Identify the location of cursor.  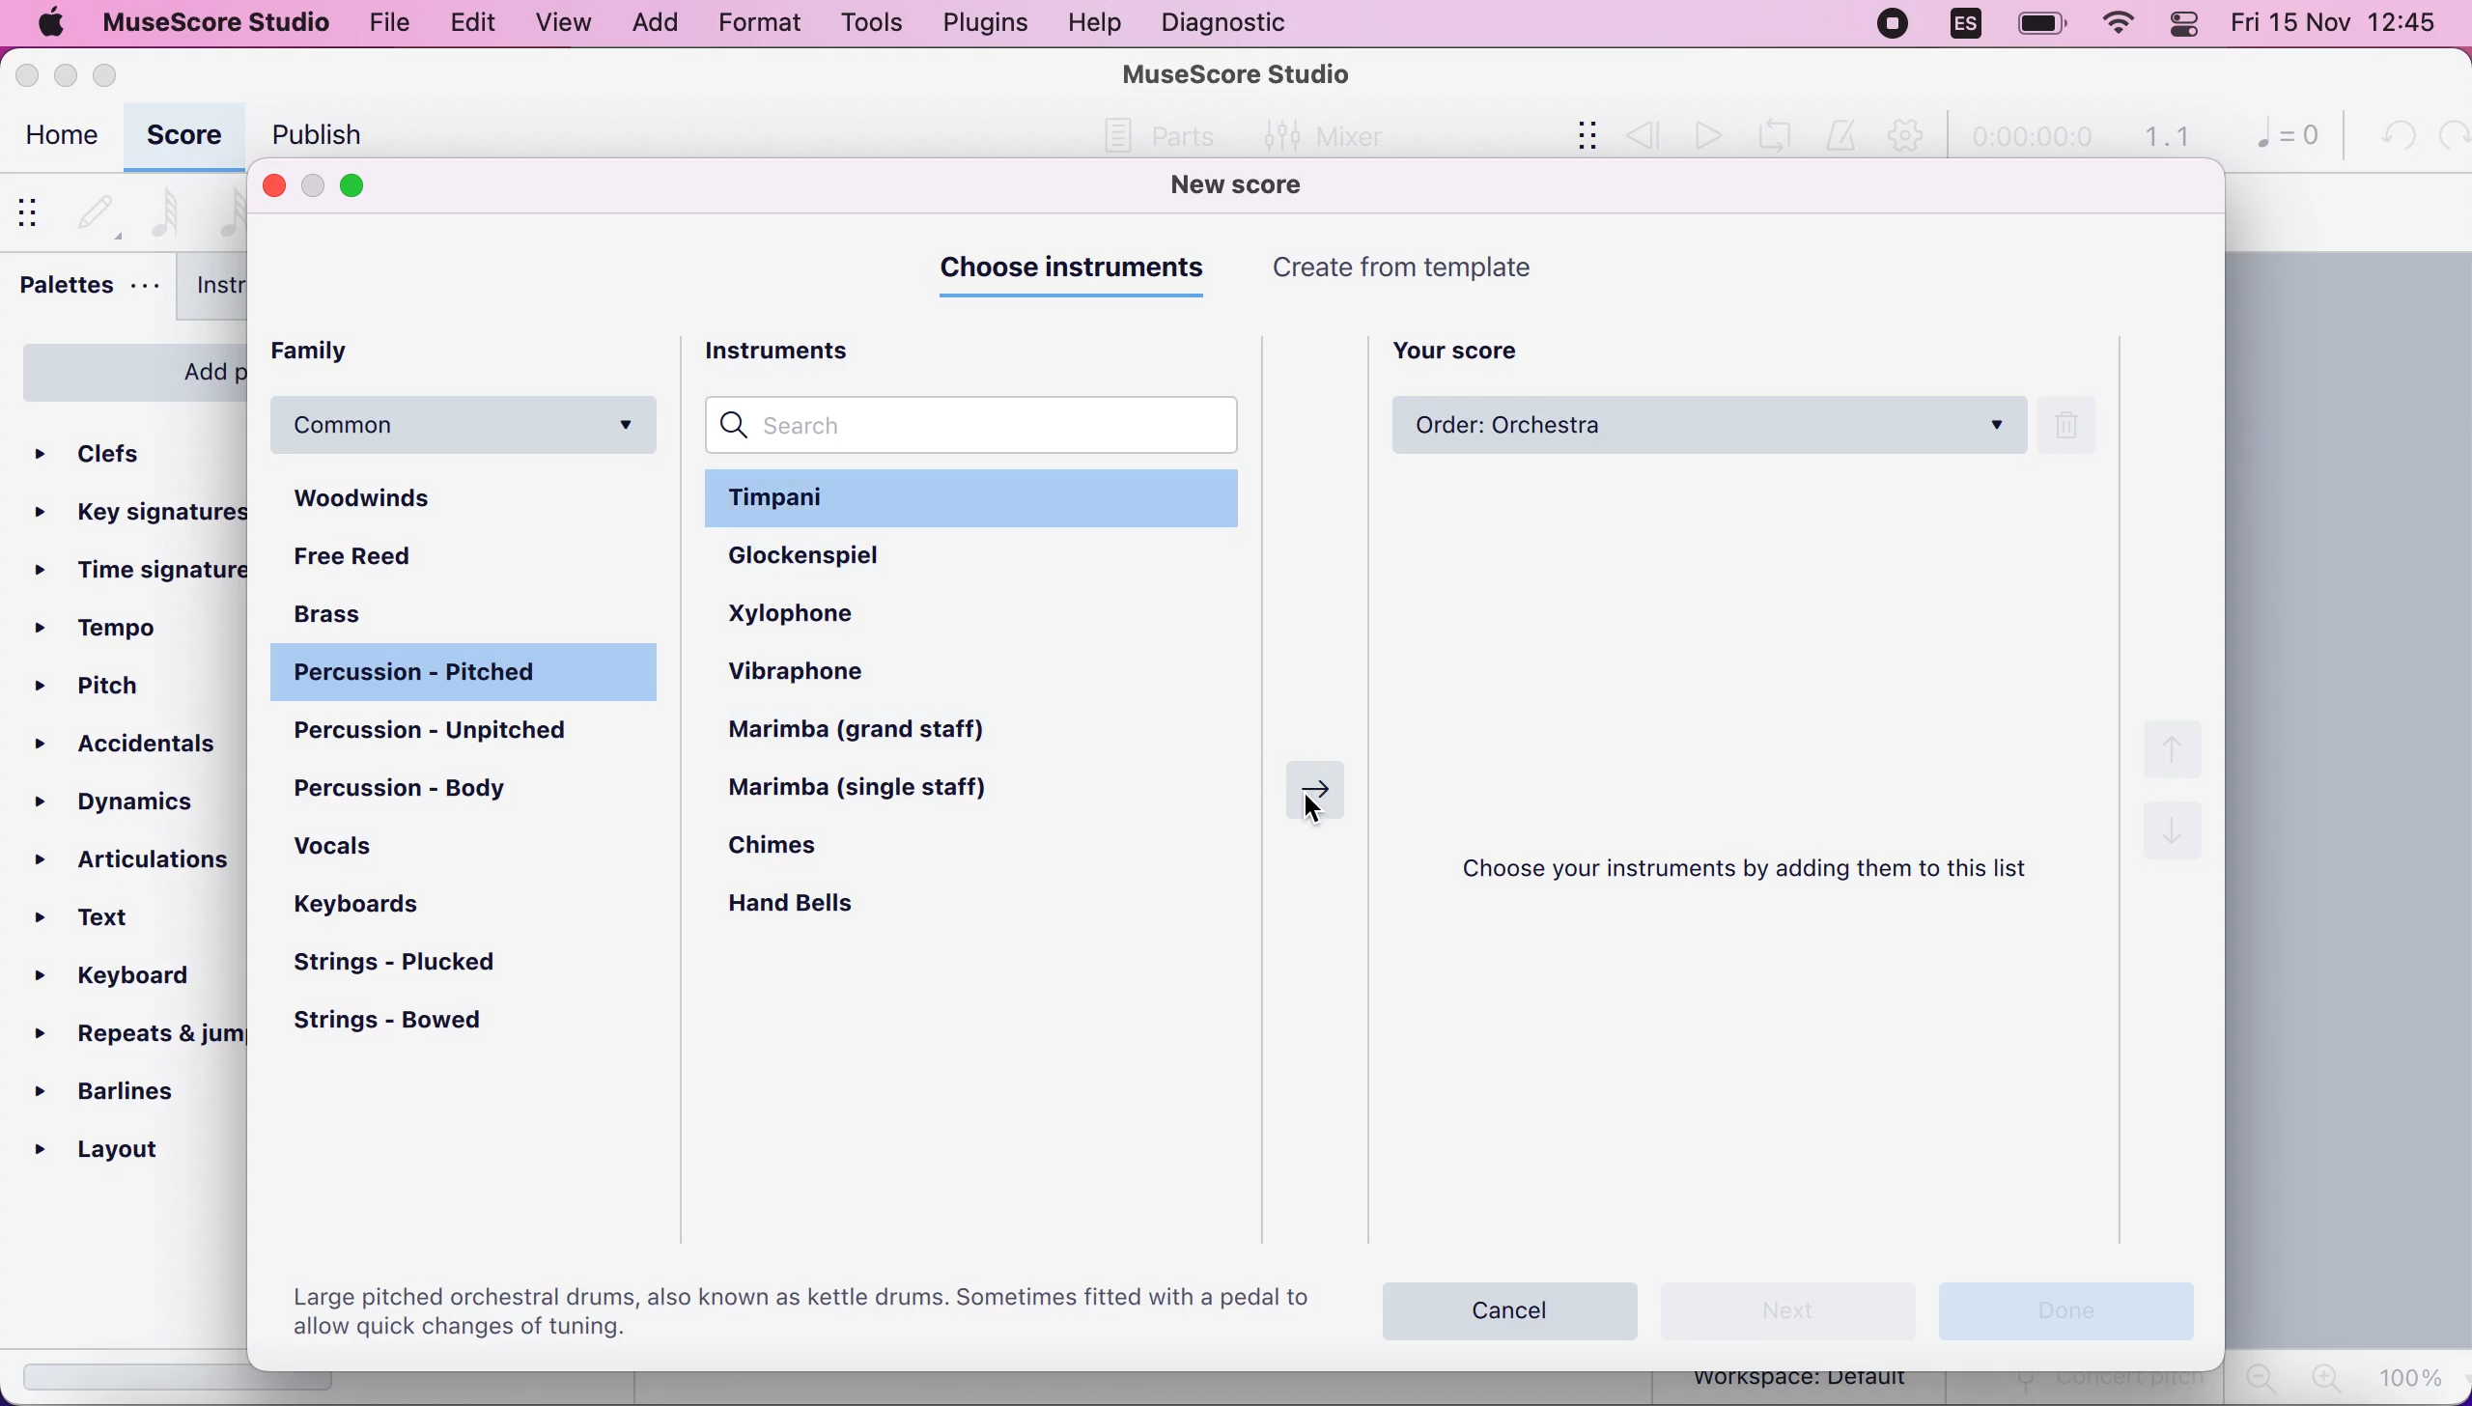
(1324, 813).